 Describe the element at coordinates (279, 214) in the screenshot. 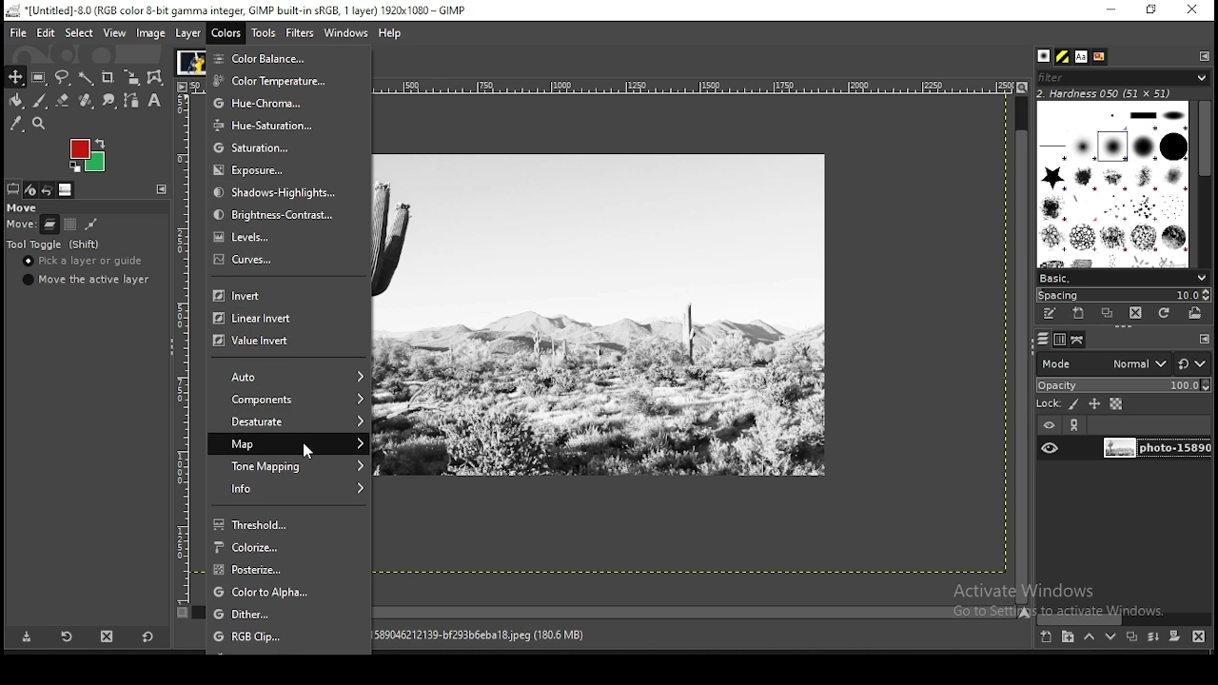

I see `brightness contrast` at that location.